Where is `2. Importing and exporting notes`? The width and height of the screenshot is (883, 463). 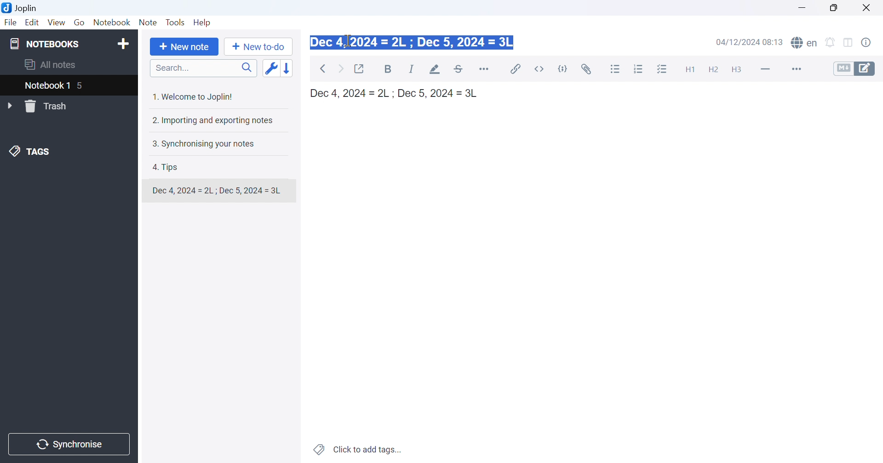 2. Importing and exporting notes is located at coordinates (214, 120).